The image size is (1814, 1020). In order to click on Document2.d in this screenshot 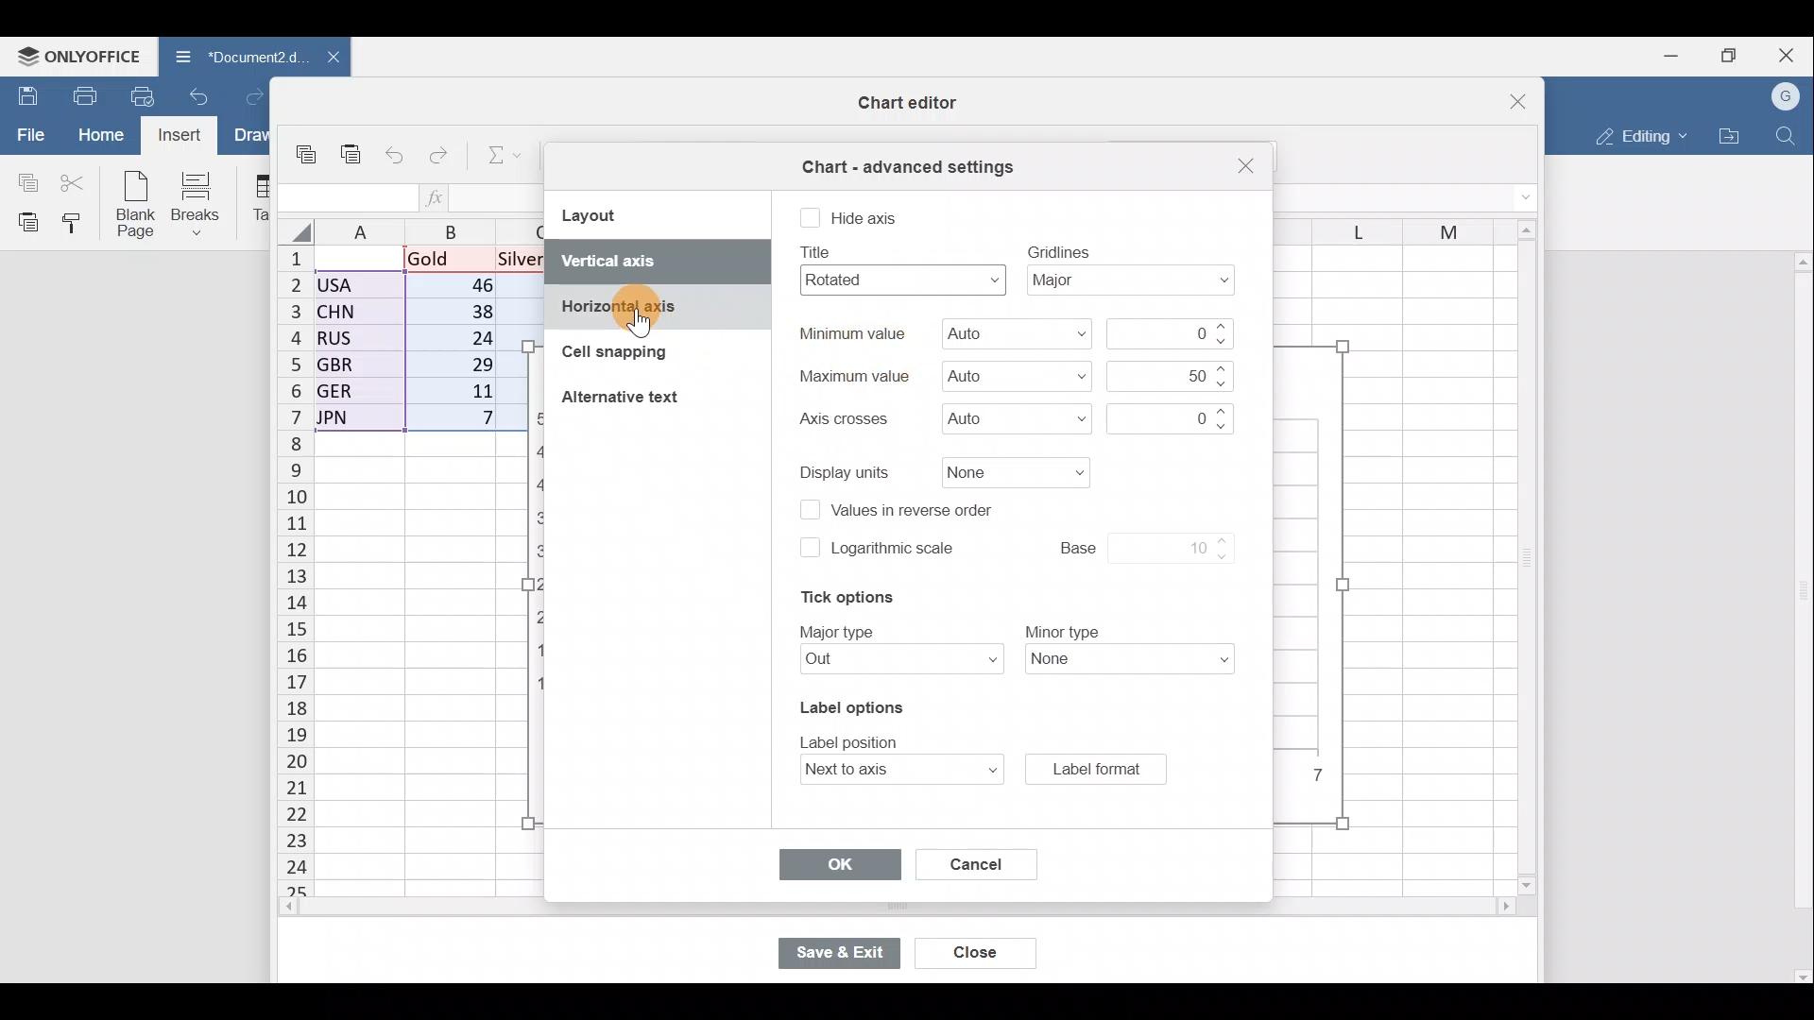, I will do `click(231, 56)`.